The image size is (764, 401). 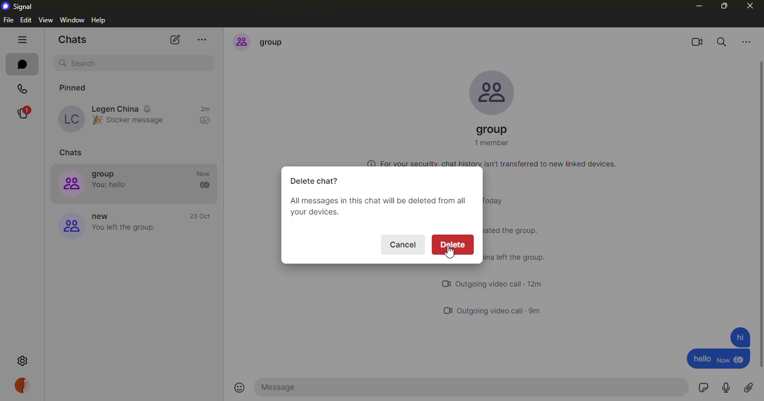 What do you see at coordinates (71, 152) in the screenshot?
I see `chats` at bounding box center [71, 152].